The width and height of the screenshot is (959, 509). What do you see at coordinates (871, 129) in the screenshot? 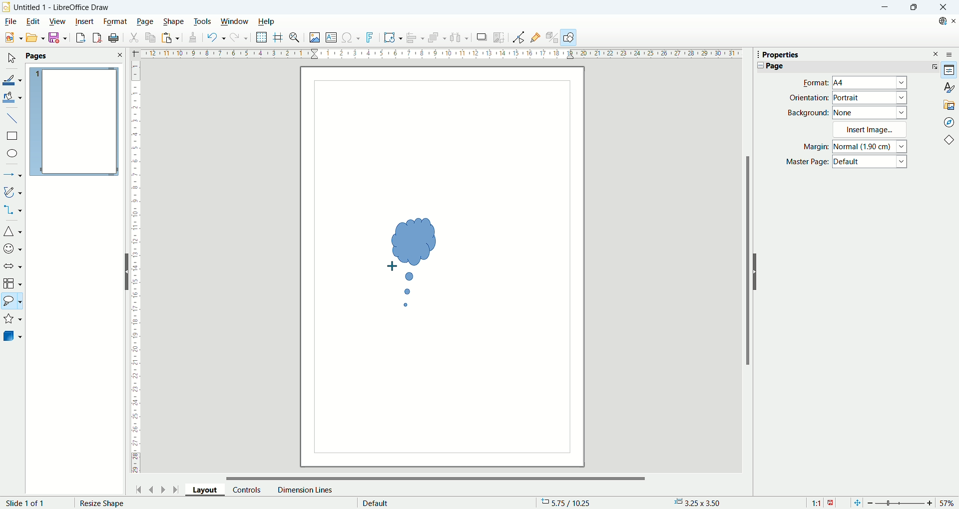
I see `Insert Image` at bounding box center [871, 129].